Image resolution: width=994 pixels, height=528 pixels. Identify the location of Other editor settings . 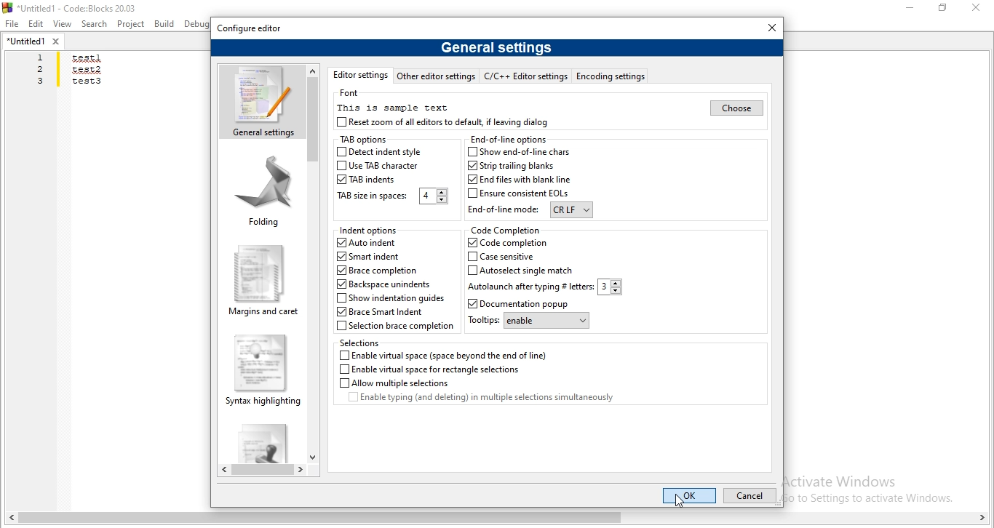
(436, 76).